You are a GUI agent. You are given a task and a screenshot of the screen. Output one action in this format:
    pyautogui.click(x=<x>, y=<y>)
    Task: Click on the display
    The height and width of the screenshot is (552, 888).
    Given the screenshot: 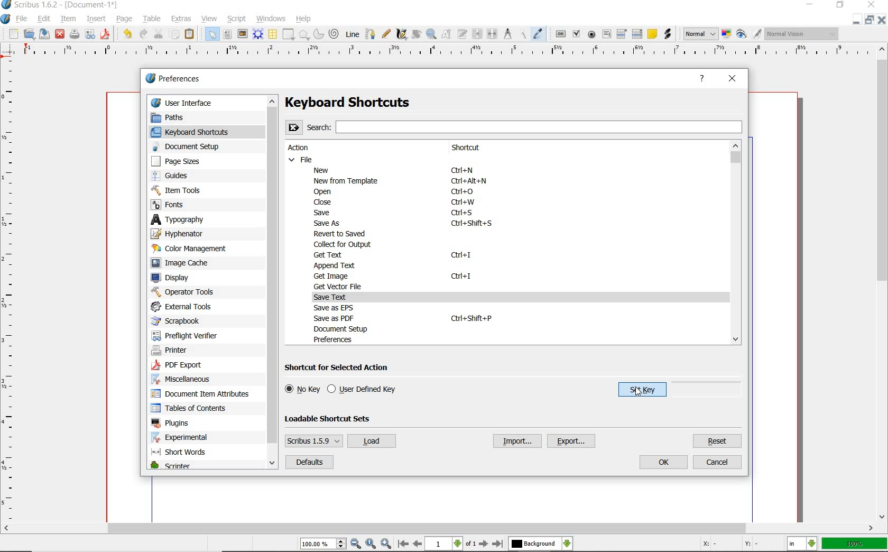 What is the action you would take?
    pyautogui.click(x=175, y=278)
    